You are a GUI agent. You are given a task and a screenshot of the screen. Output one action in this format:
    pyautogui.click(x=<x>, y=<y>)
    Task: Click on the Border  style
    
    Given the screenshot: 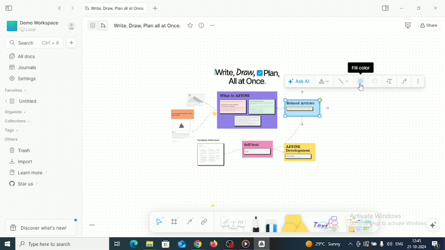 What is the action you would take?
    pyautogui.click(x=375, y=81)
    